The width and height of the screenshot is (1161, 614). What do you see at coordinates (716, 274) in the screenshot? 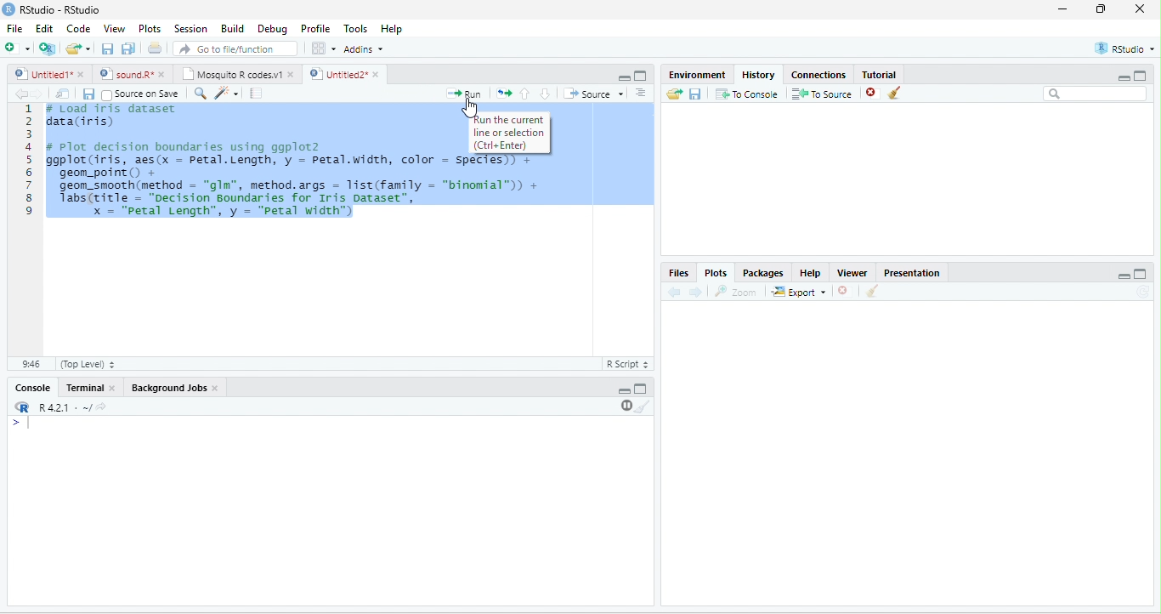
I see `Plots` at bounding box center [716, 274].